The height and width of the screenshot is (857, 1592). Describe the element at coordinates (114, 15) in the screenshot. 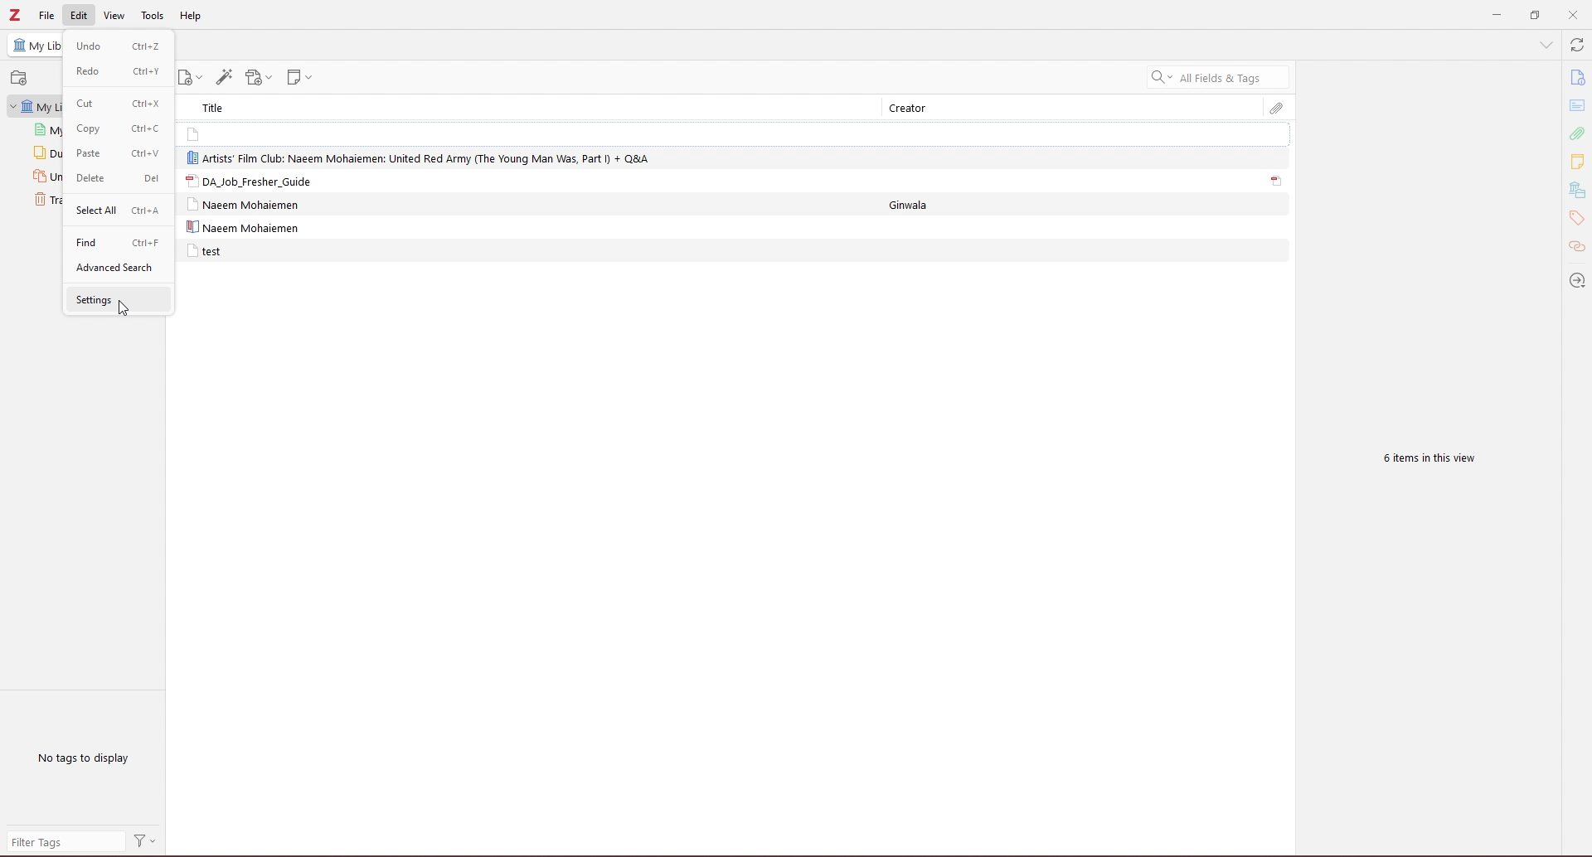

I see `view` at that location.